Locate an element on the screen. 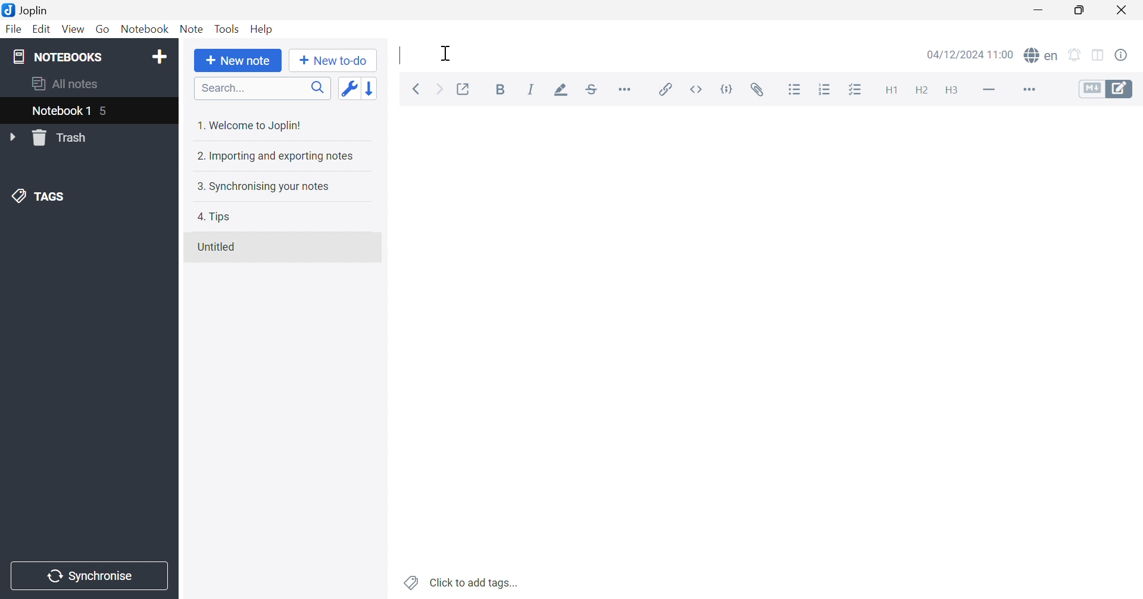 The image size is (1143, 599). Heading 2 is located at coordinates (923, 92).